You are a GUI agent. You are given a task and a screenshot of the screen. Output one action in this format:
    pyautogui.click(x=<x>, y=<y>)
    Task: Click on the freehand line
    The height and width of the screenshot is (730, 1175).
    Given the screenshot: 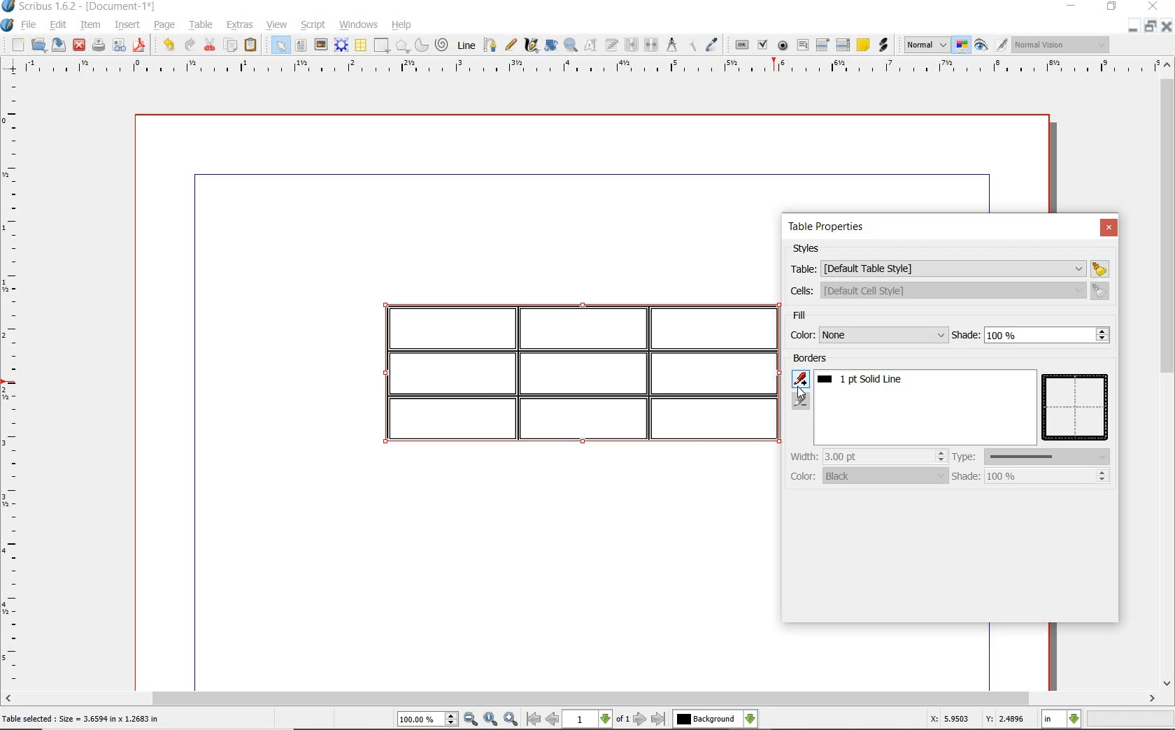 What is the action you would take?
    pyautogui.click(x=511, y=46)
    